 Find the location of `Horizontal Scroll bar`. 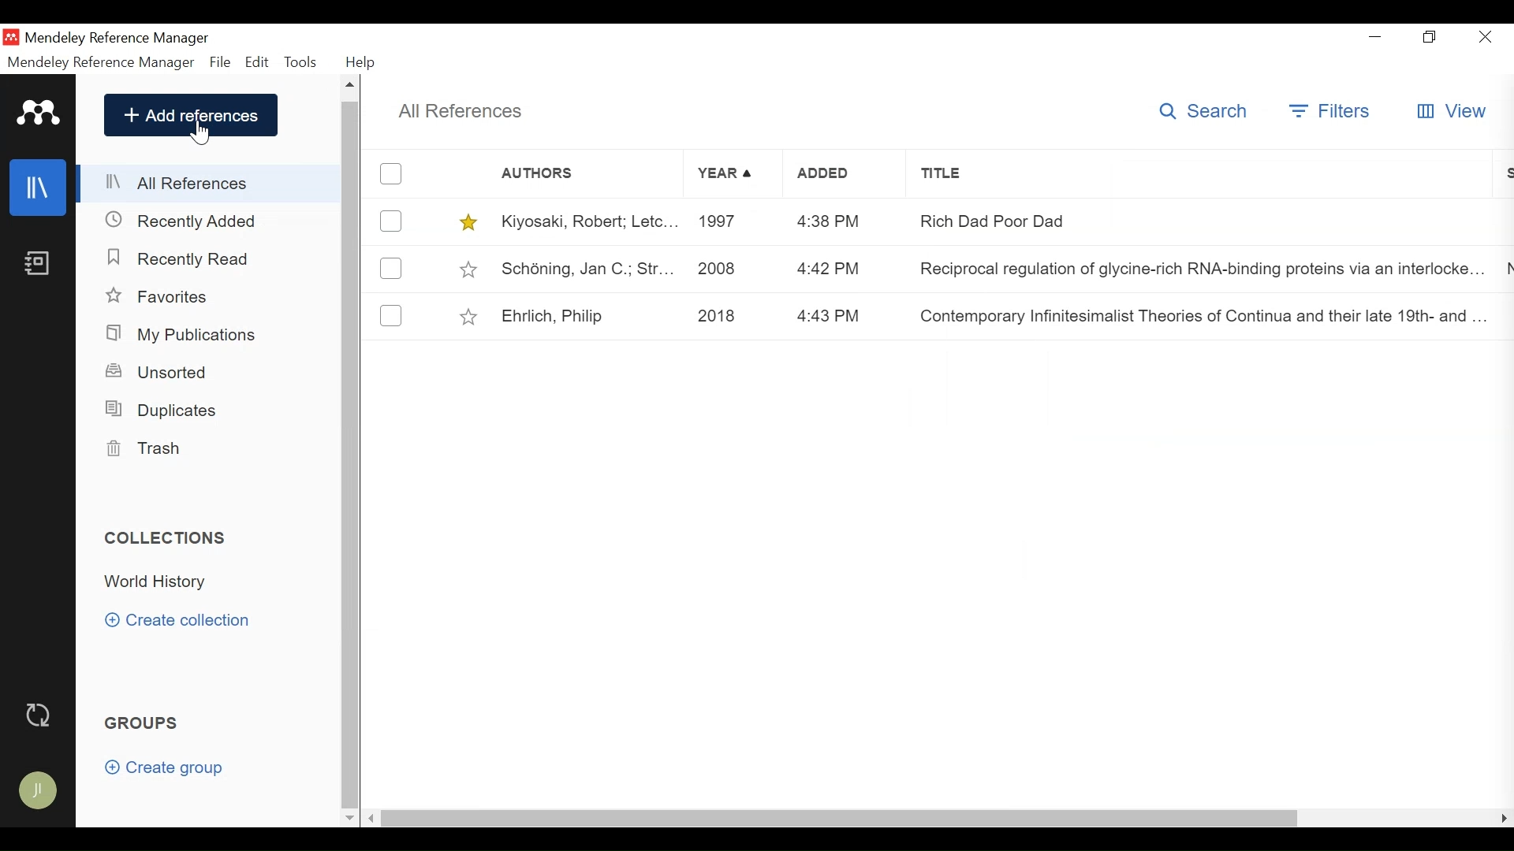

Horizontal Scroll bar is located at coordinates (846, 818).